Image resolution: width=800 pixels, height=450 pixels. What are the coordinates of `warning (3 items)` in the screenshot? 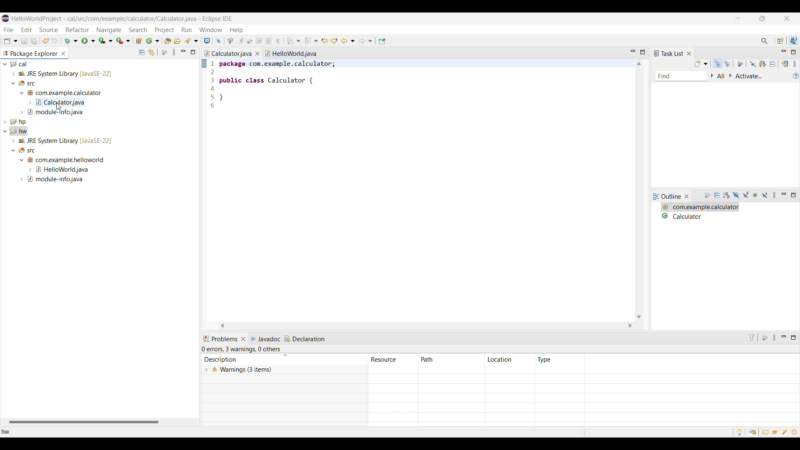 It's located at (383, 376).